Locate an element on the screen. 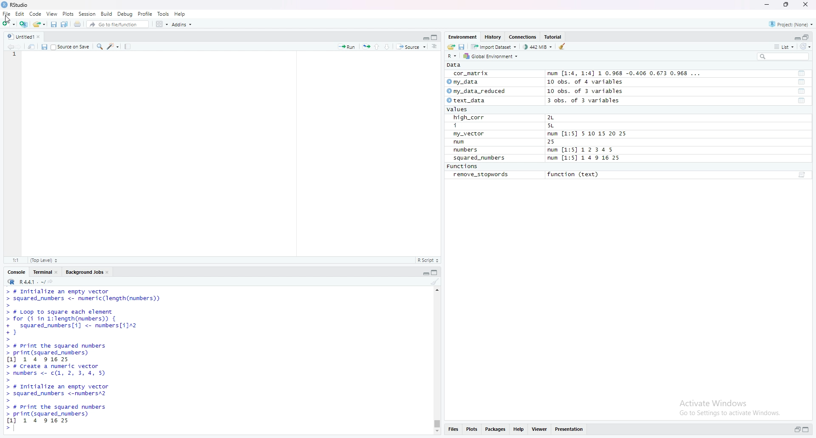 This screenshot has height=438, width=816. num [1:5] 5 10 15 20 25 is located at coordinates (586, 133).